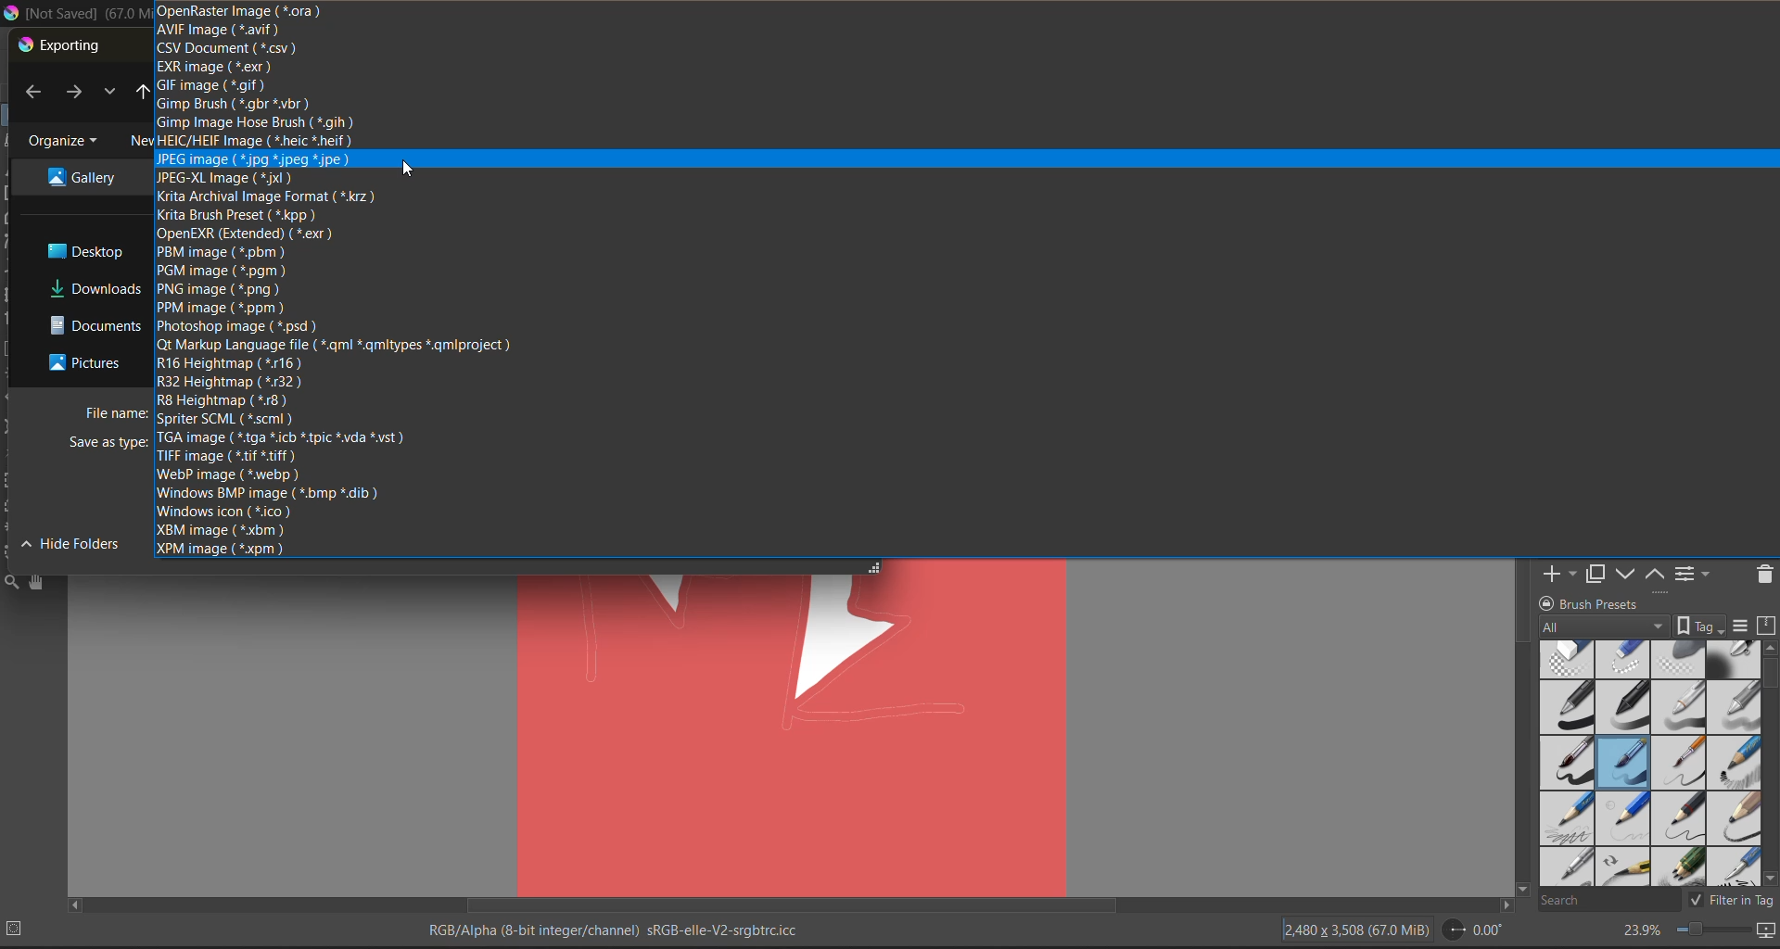  Describe the element at coordinates (77, 542) in the screenshot. I see `Hide folder` at that location.